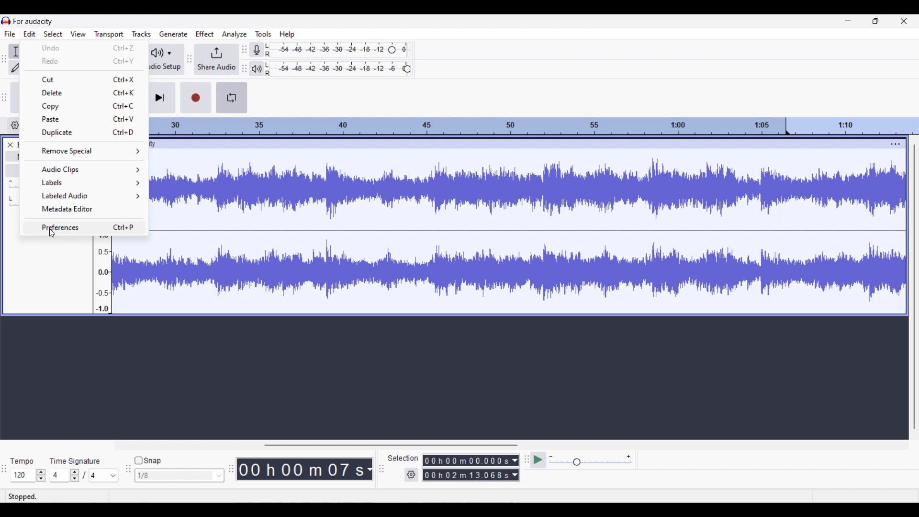 This screenshot has height=517, width=919. I want to click on 0 0 h 0 0 m 0 0 0 0 0 s     0 0 h 02 m 1 3 0 6 8 s, so click(467, 467).